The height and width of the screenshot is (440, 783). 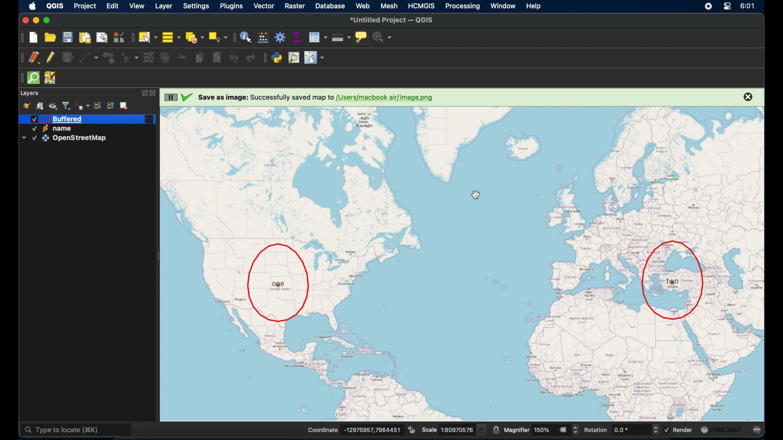 What do you see at coordinates (101, 37) in the screenshot?
I see `show layout manager` at bounding box center [101, 37].